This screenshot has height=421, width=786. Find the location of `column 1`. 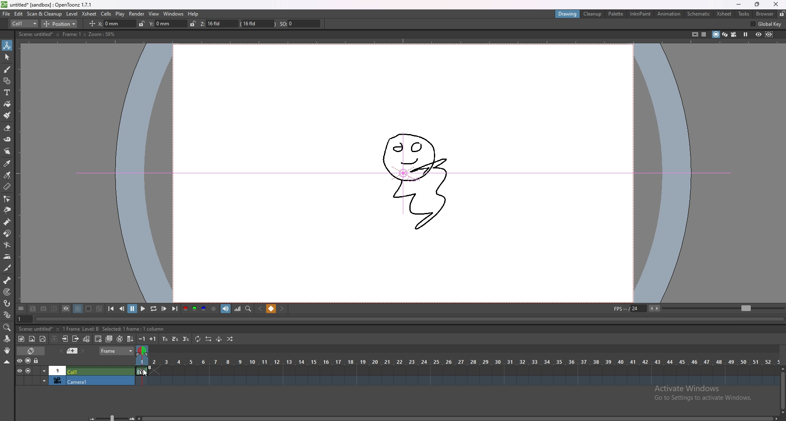

column 1 is located at coordinates (74, 370).